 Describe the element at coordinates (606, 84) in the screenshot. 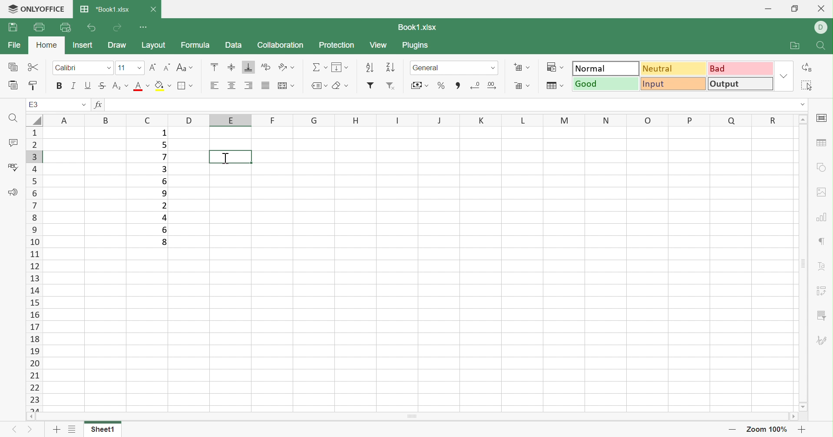

I see `Good` at that location.